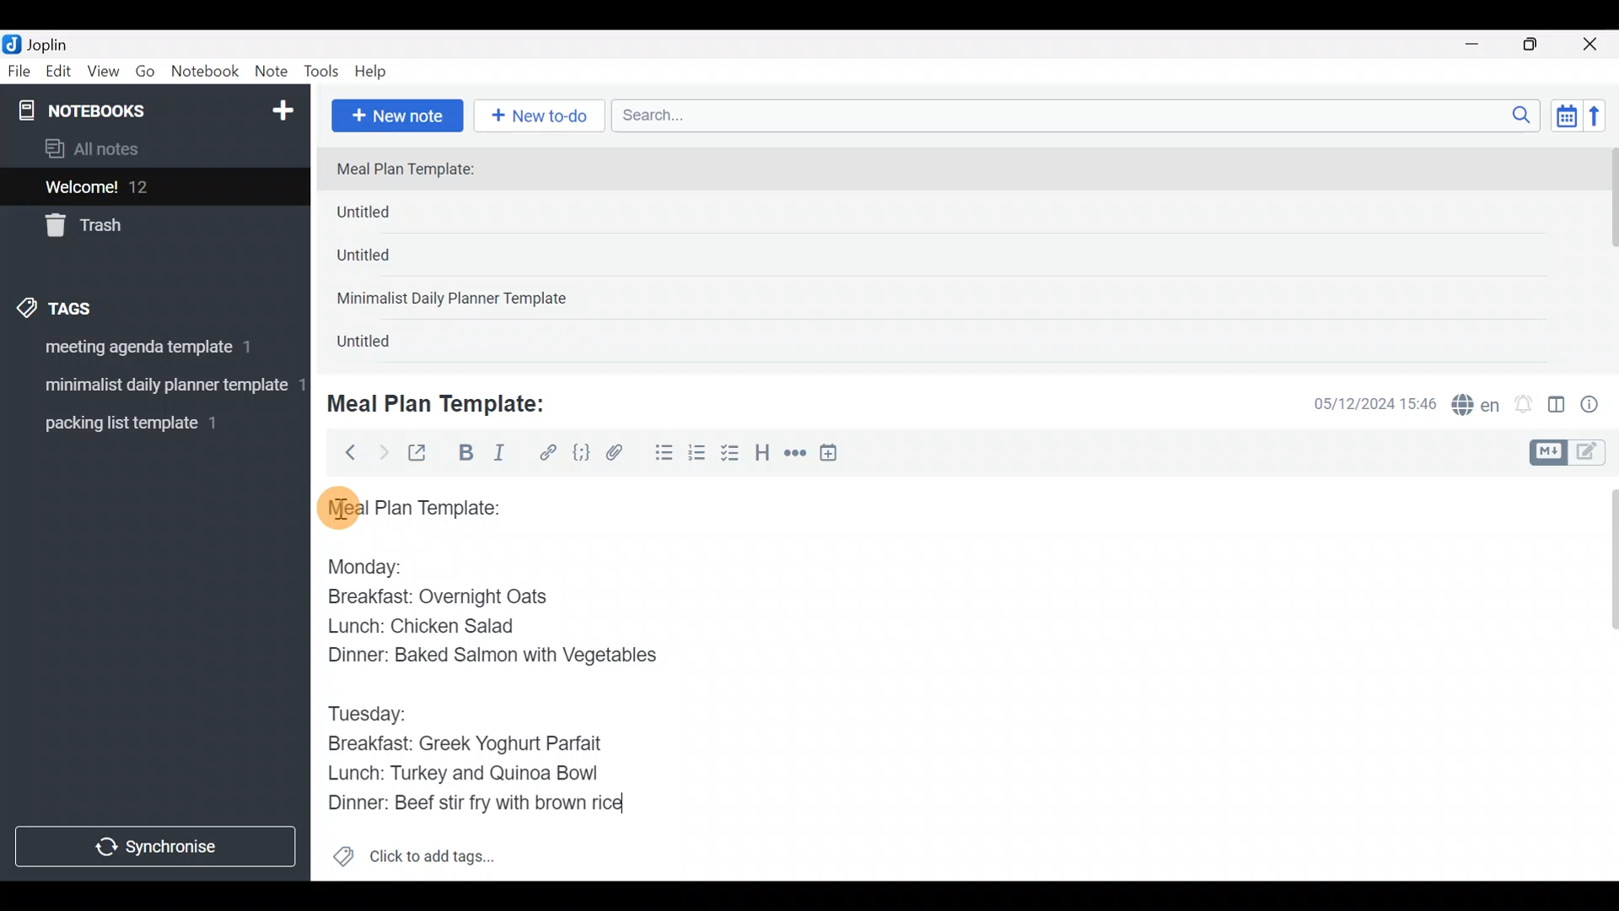  Describe the element at coordinates (488, 654) in the screenshot. I see `Dinner: Baked Salmon with Vegetables` at that location.